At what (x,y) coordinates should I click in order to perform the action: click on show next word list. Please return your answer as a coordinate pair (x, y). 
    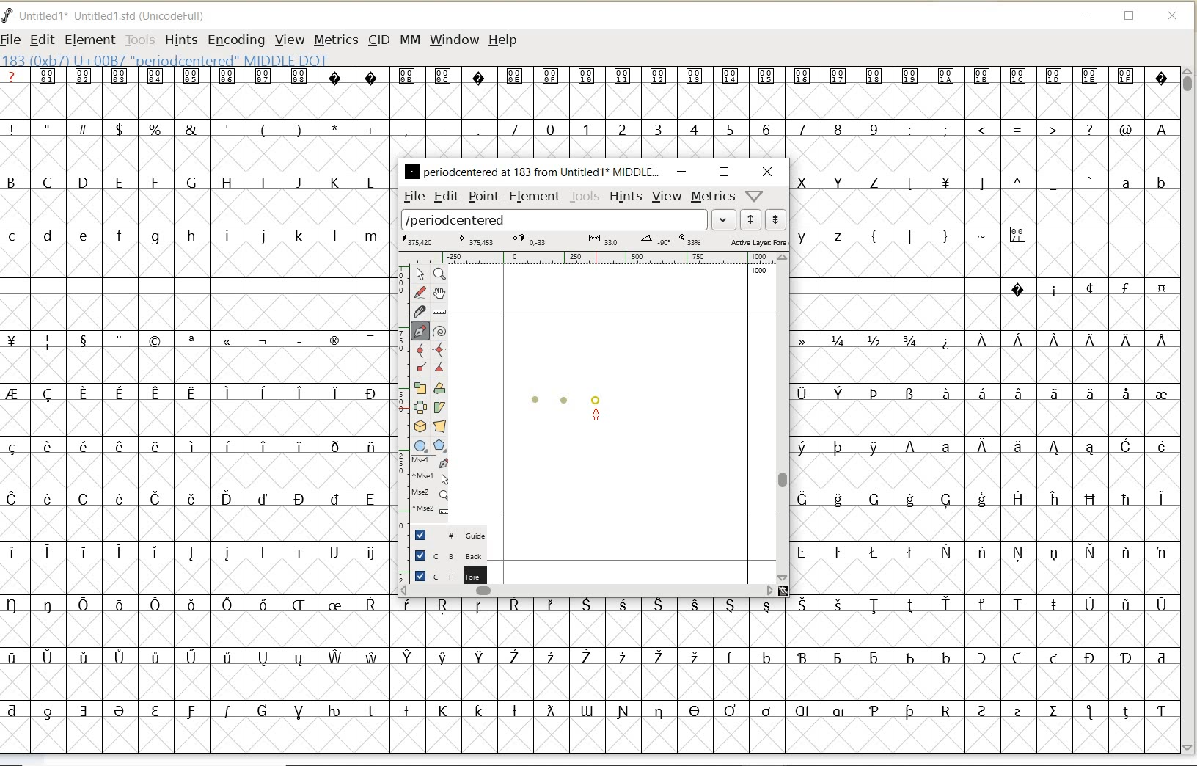
    Looking at the image, I should click on (777, 220).